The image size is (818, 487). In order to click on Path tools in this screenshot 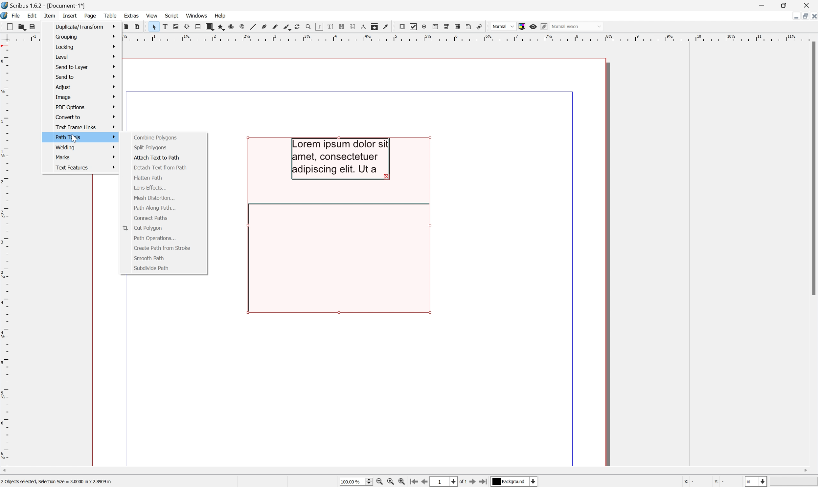, I will do `click(84, 137)`.